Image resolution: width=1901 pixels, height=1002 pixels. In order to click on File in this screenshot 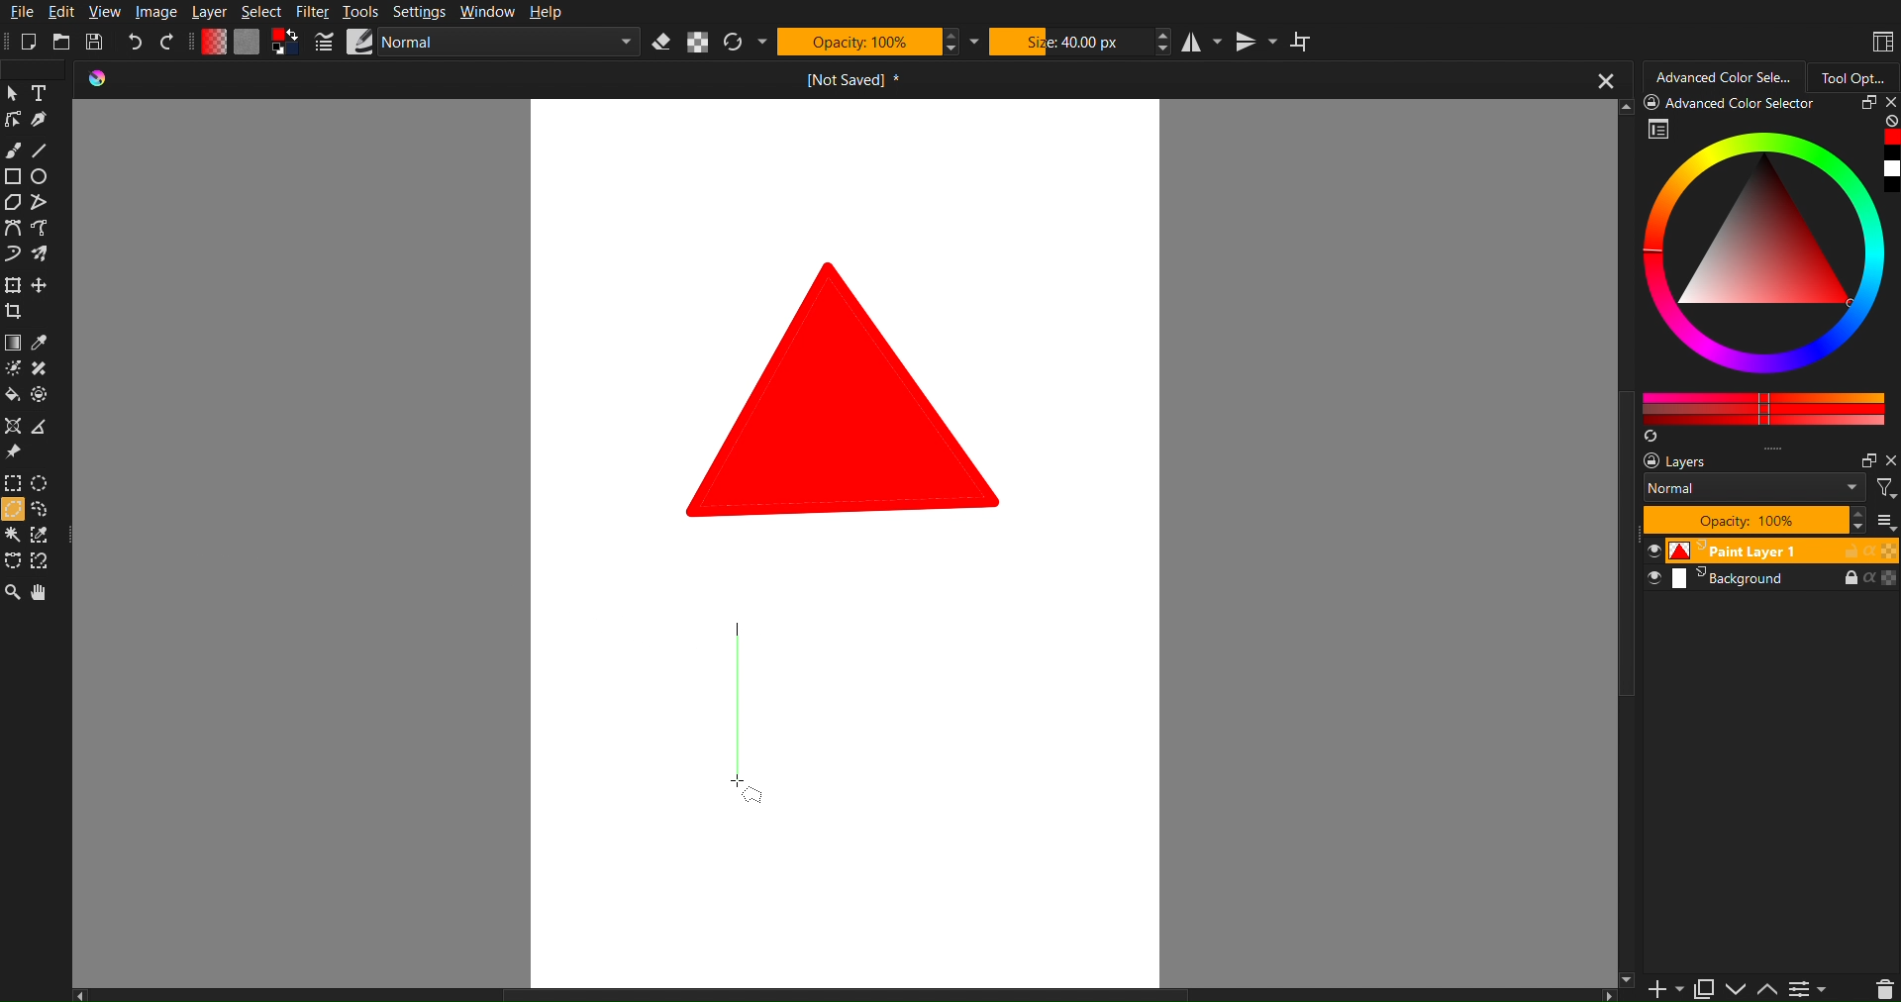, I will do `click(20, 12)`.